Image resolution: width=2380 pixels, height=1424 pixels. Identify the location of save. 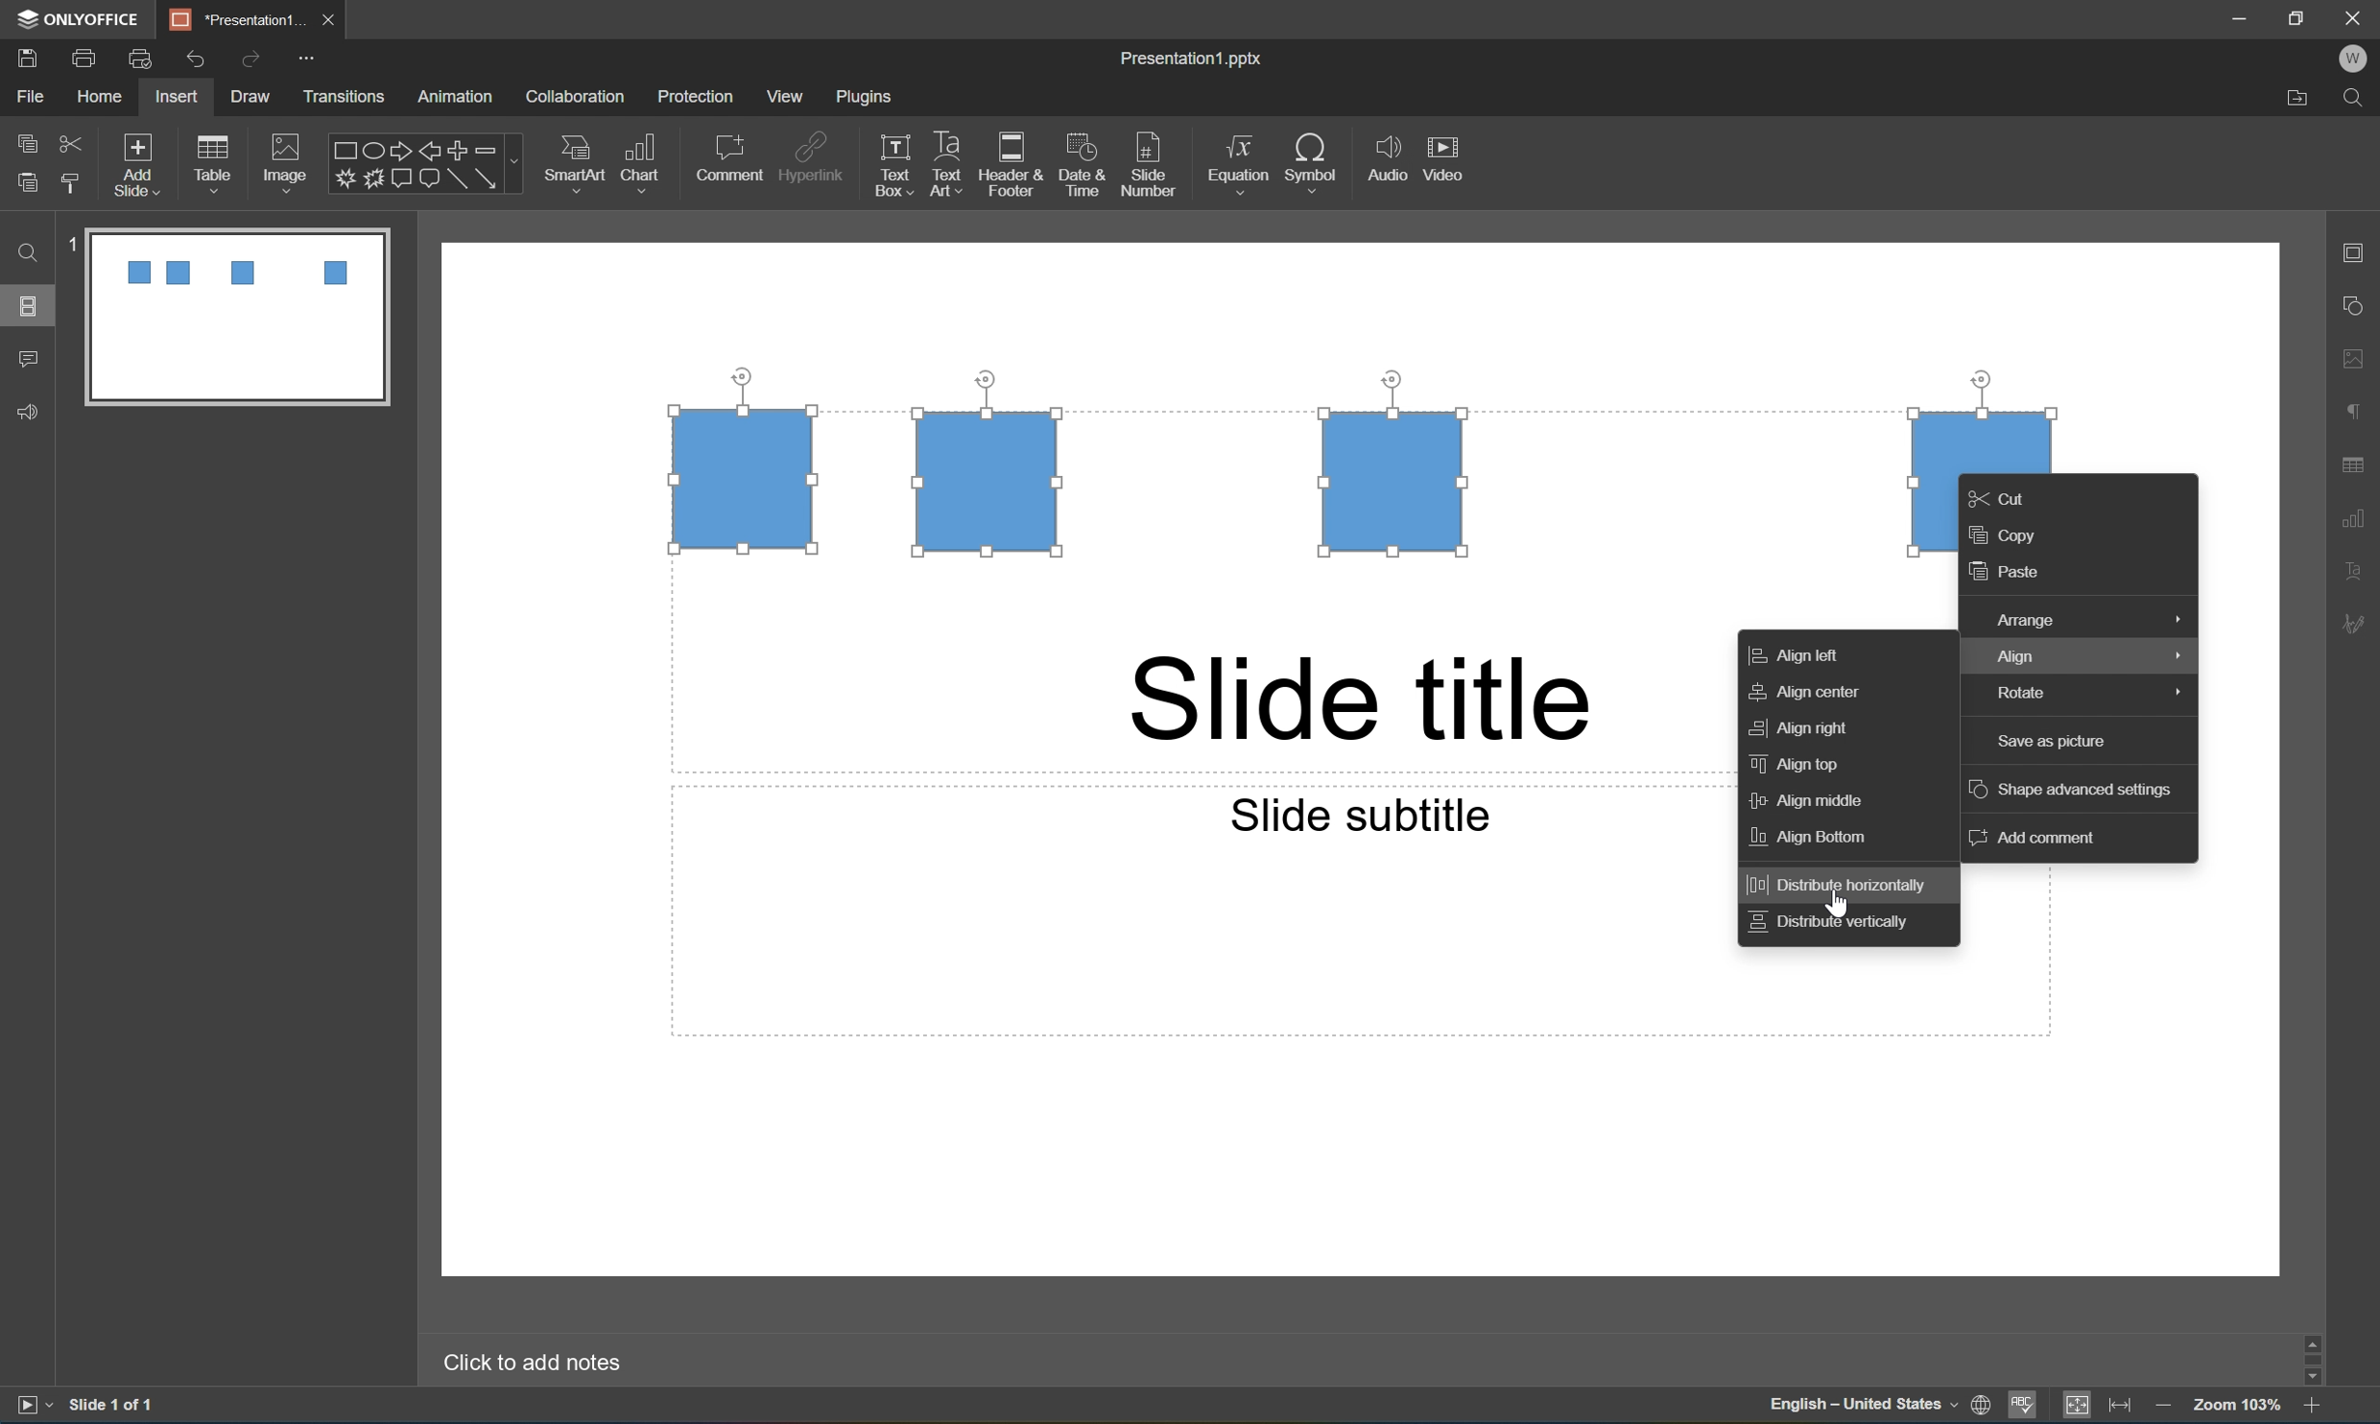
(24, 56).